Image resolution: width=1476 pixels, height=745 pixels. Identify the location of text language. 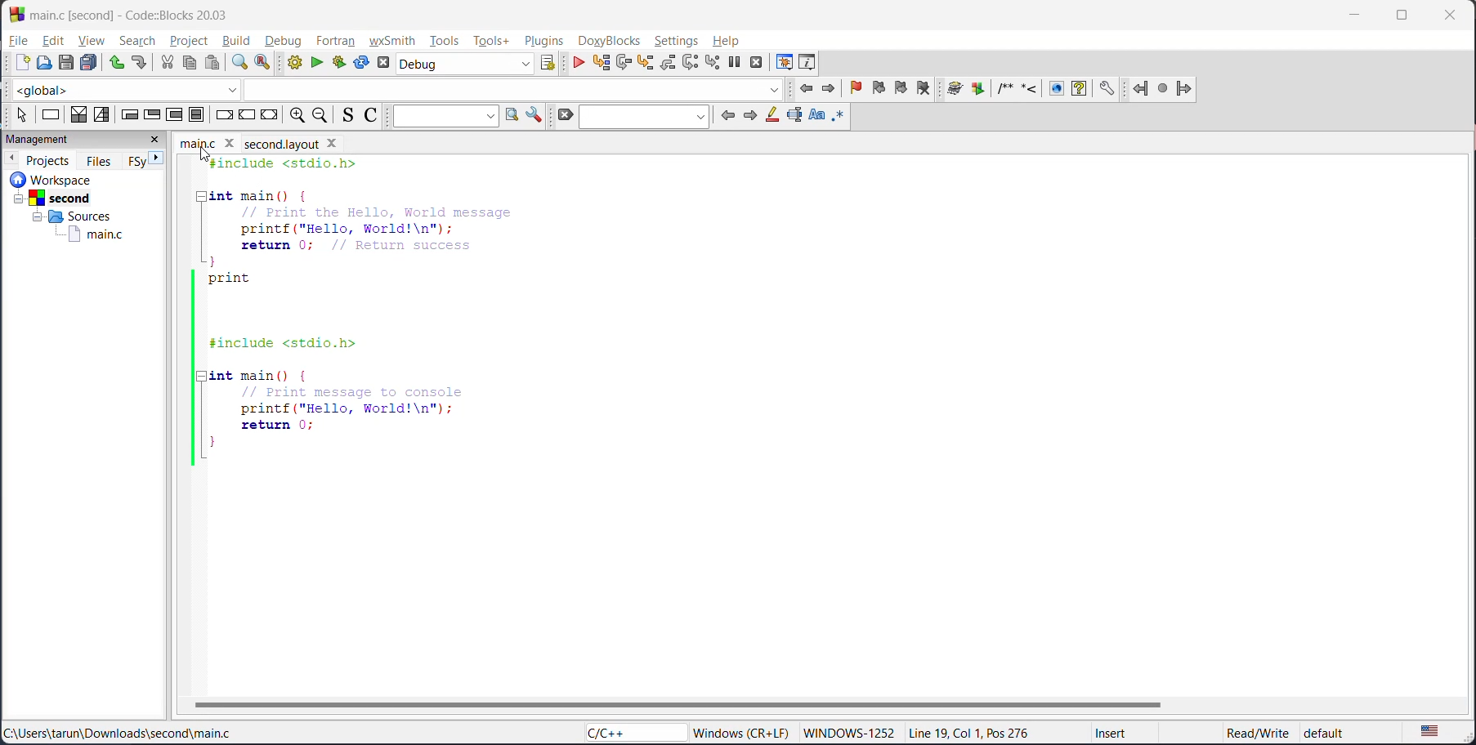
(1432, 732).